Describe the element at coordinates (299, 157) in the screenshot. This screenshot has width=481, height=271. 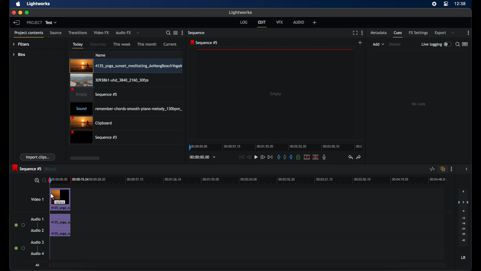
I see `add a cue at current position` at that location.